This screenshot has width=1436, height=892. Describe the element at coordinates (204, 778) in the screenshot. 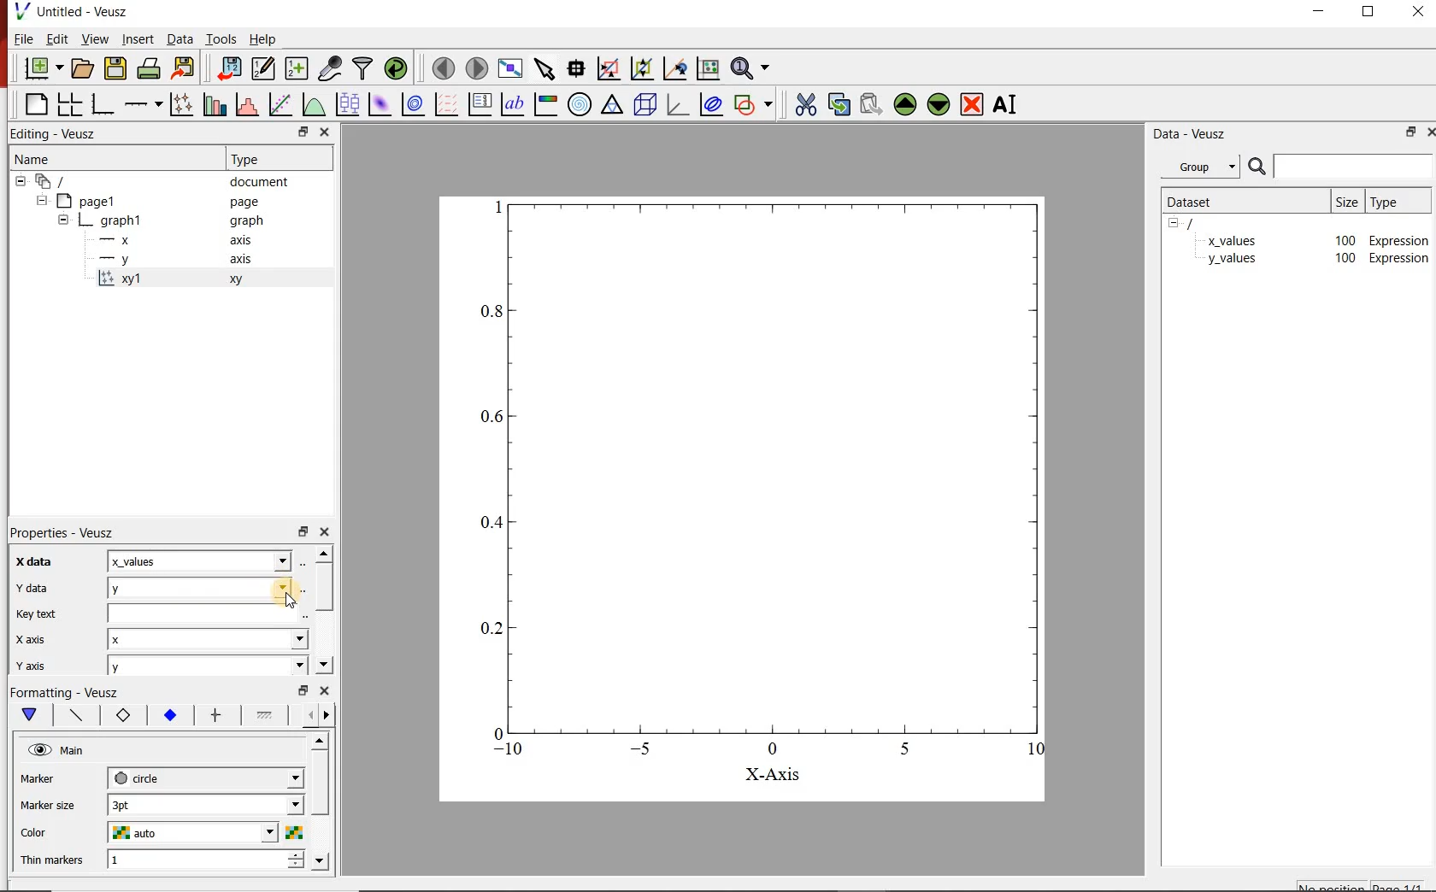

I see `circle` at that location.